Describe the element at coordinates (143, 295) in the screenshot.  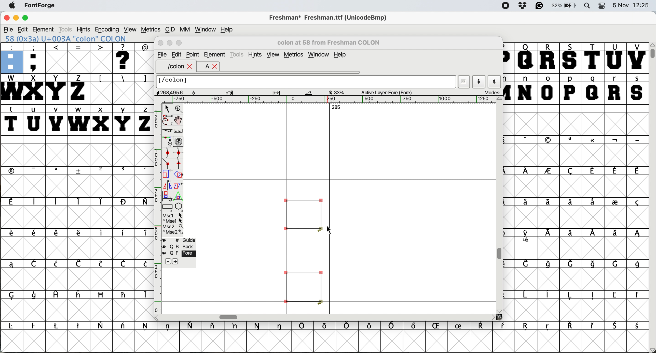
I see `symbol` at that location.